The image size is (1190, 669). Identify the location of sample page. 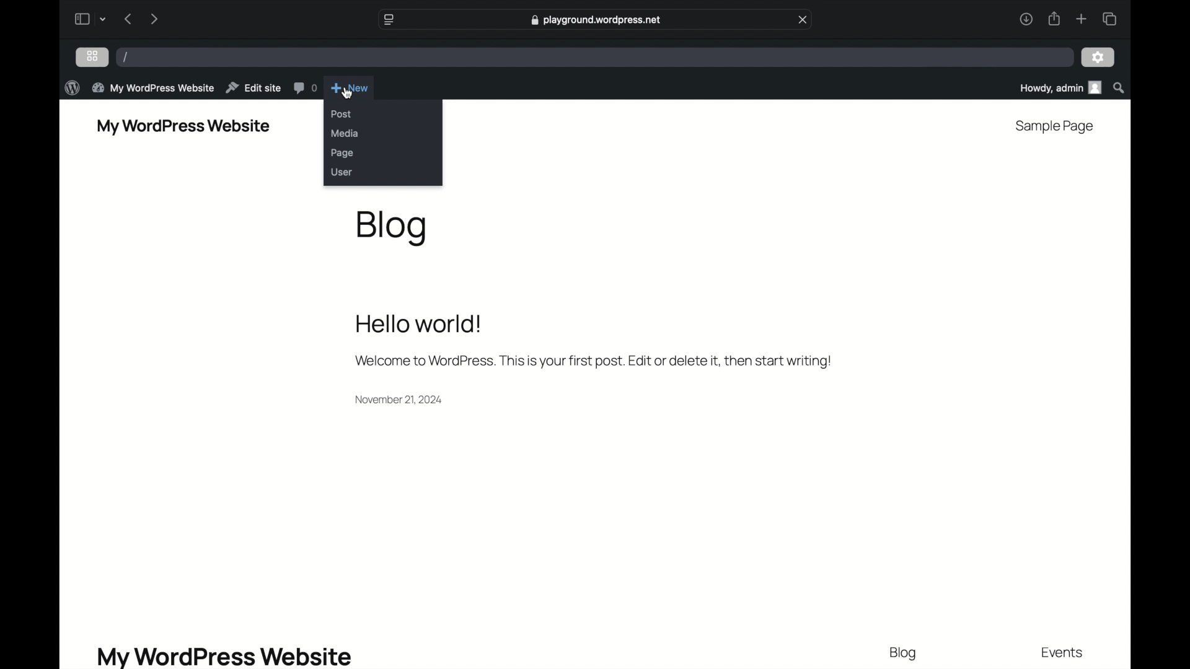
(1053, 126).